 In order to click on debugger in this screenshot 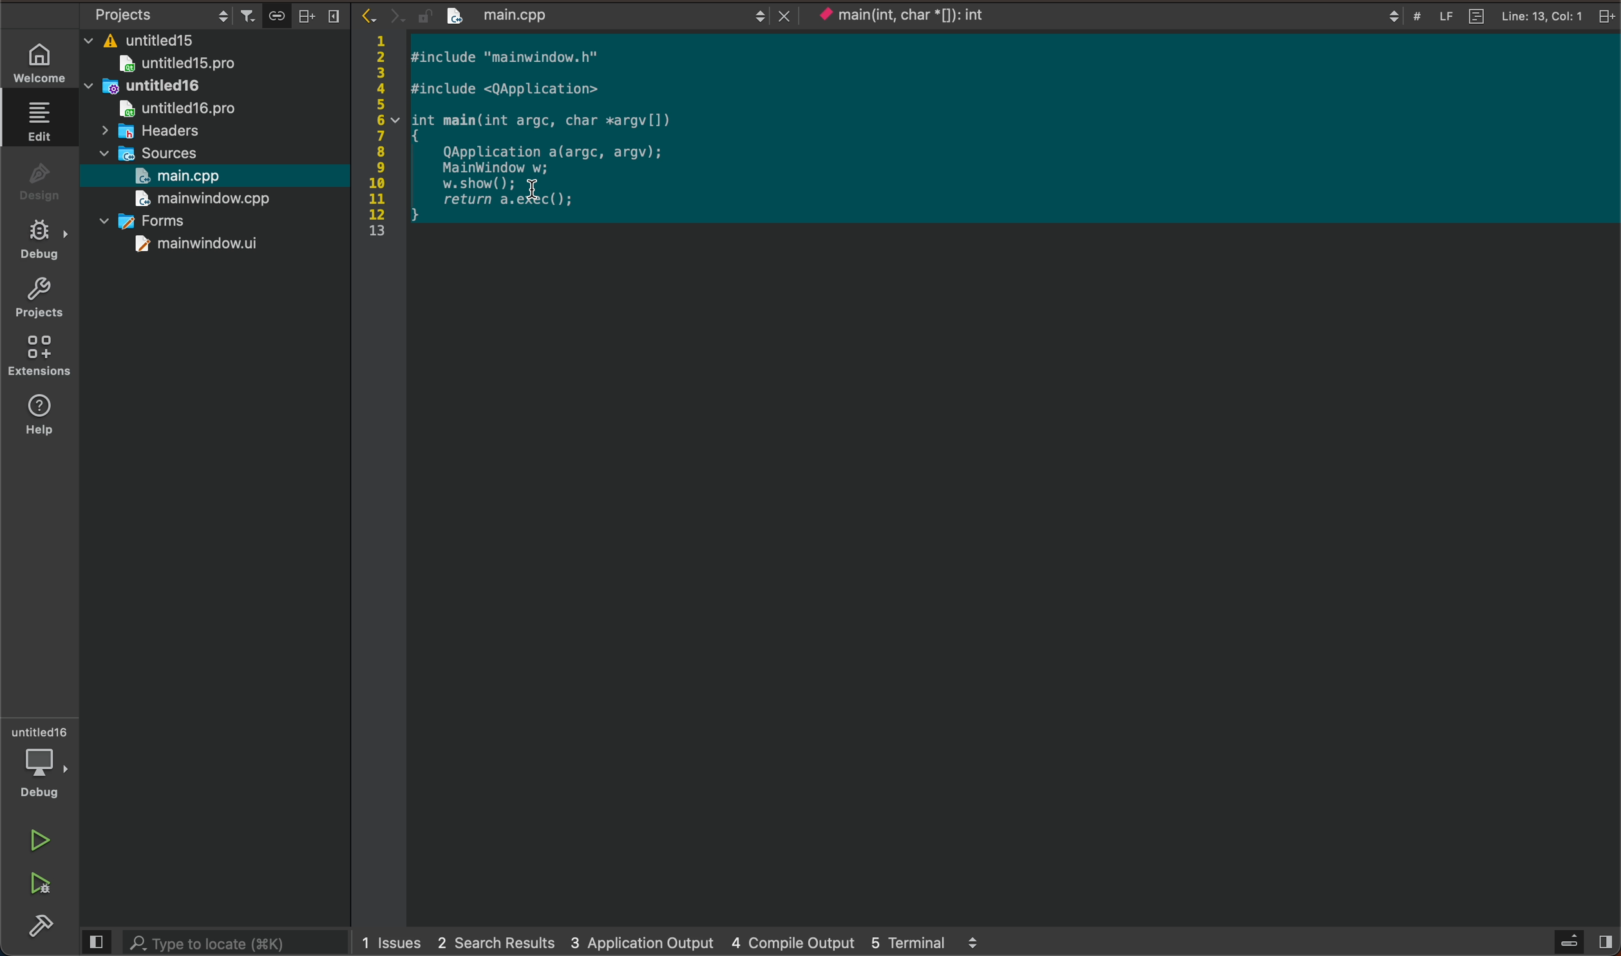, I will do `click(38, 763)`.